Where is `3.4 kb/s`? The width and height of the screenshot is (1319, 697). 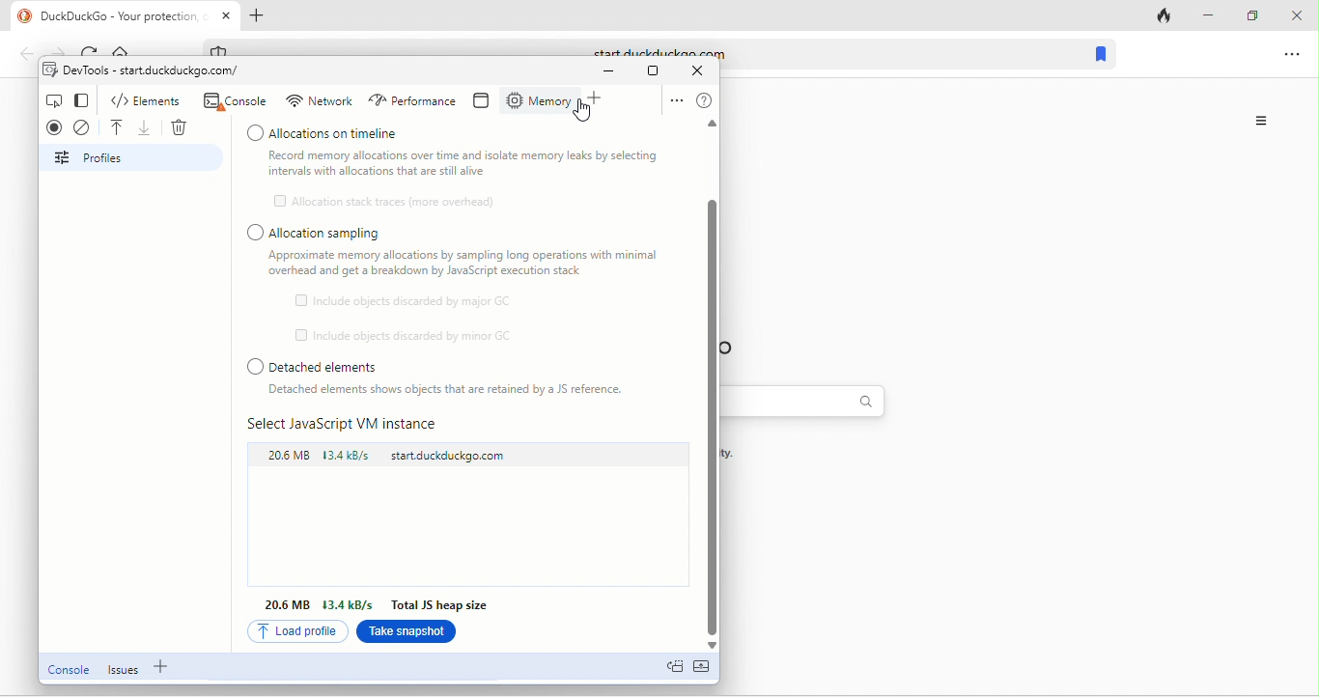
3.4 kb/s is located at coordinates (351, 457).